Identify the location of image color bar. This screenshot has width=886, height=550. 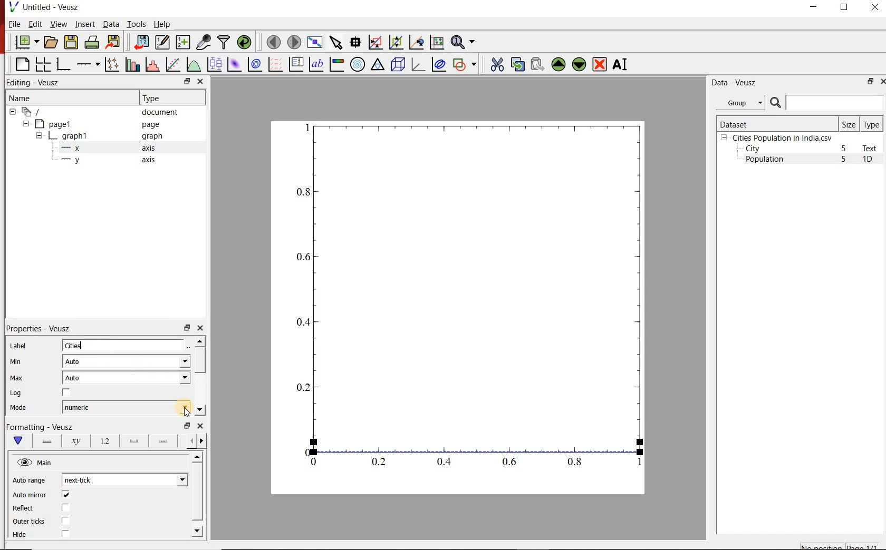
(336, 64).